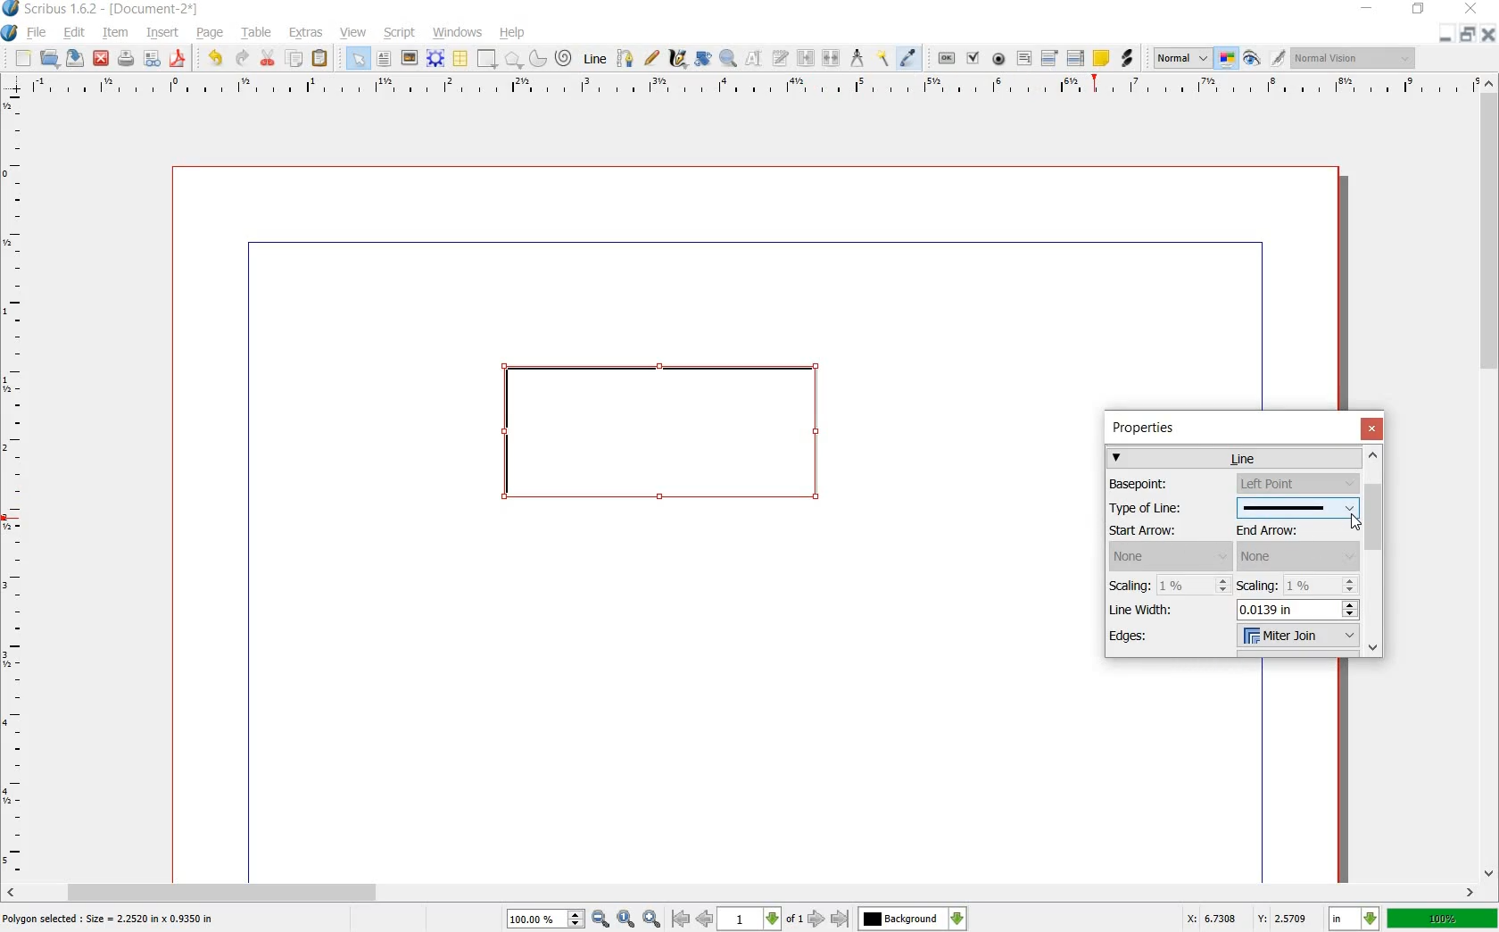 The image size is (1499, 932). What do you see at coordinates (943, 58) in the screenshot?
I see `PDF PUSH BUTTON` at bounding box center [943, 58].